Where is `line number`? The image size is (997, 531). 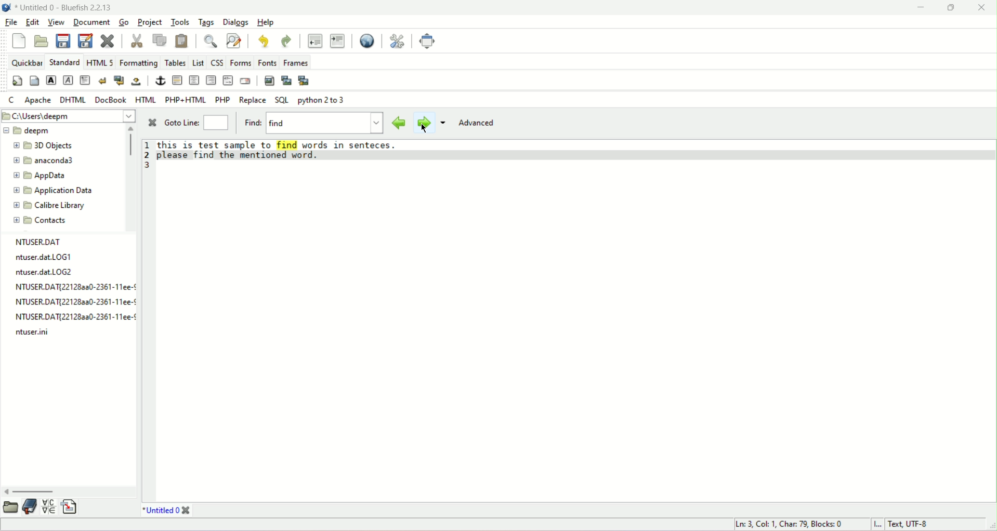
line number is located at coordinates (145, 156).